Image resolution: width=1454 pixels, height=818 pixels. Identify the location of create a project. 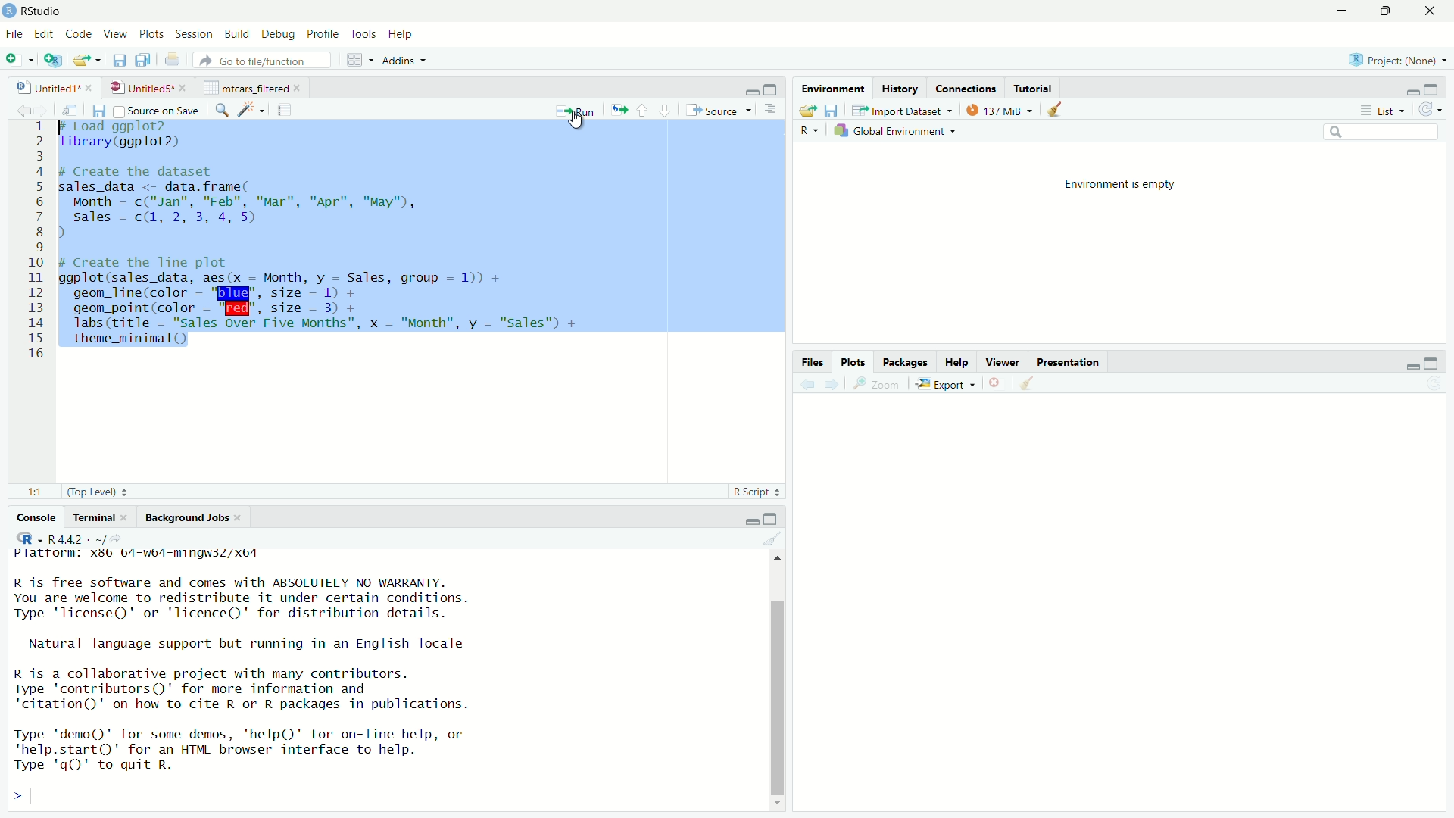
(53, 60).